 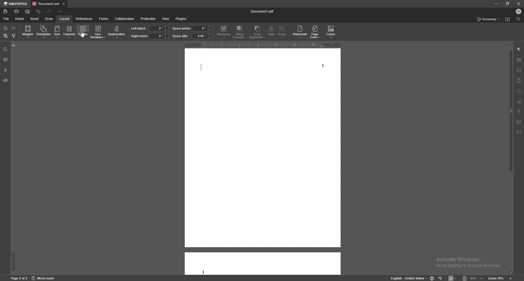 What do you see at coordinates (6, 19) in the screenshot?
I see `file` at bounding box center [6, 19].